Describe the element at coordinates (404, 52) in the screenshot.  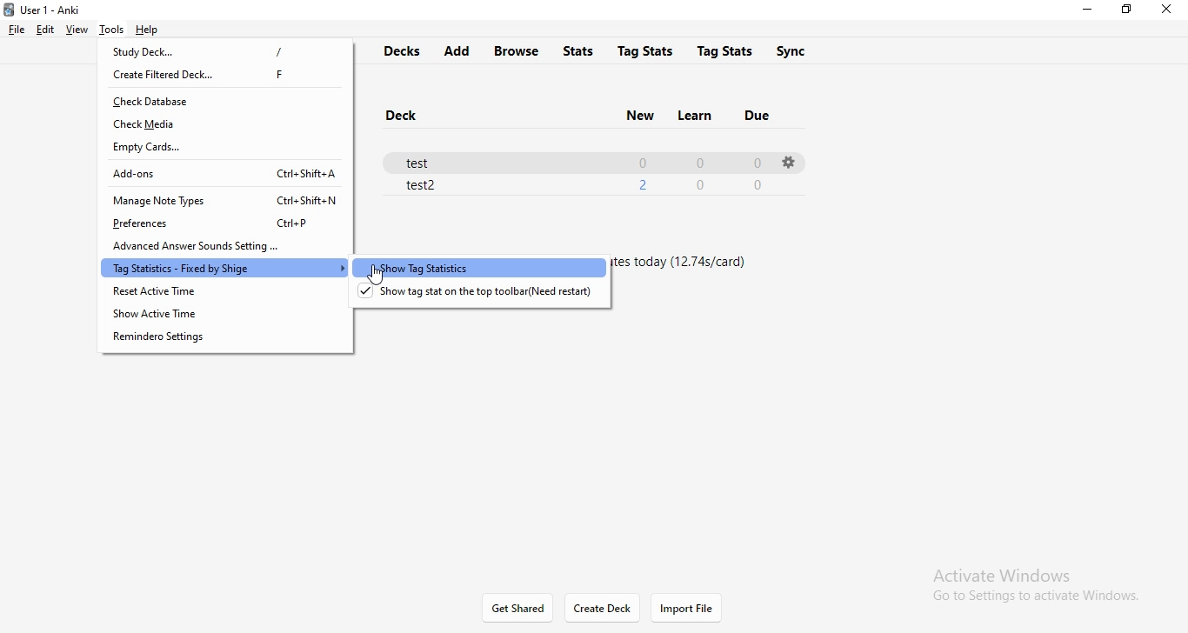
I see `decks` at that location.